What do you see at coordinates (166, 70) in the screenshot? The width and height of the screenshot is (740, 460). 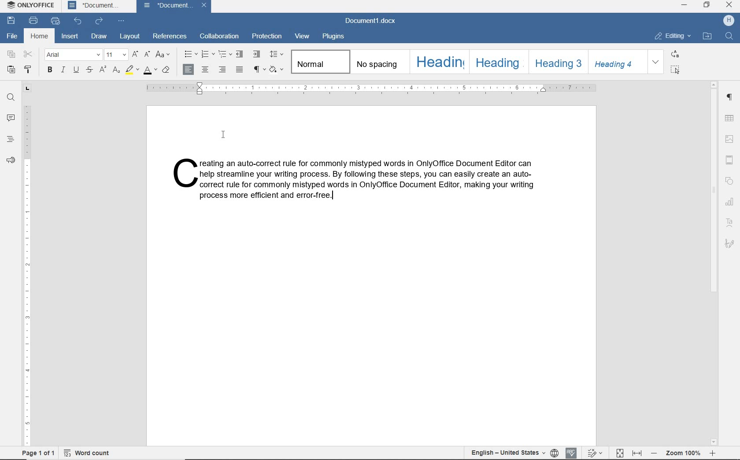 I see `CLEAR STYLE` at bounding box center [166, 70].